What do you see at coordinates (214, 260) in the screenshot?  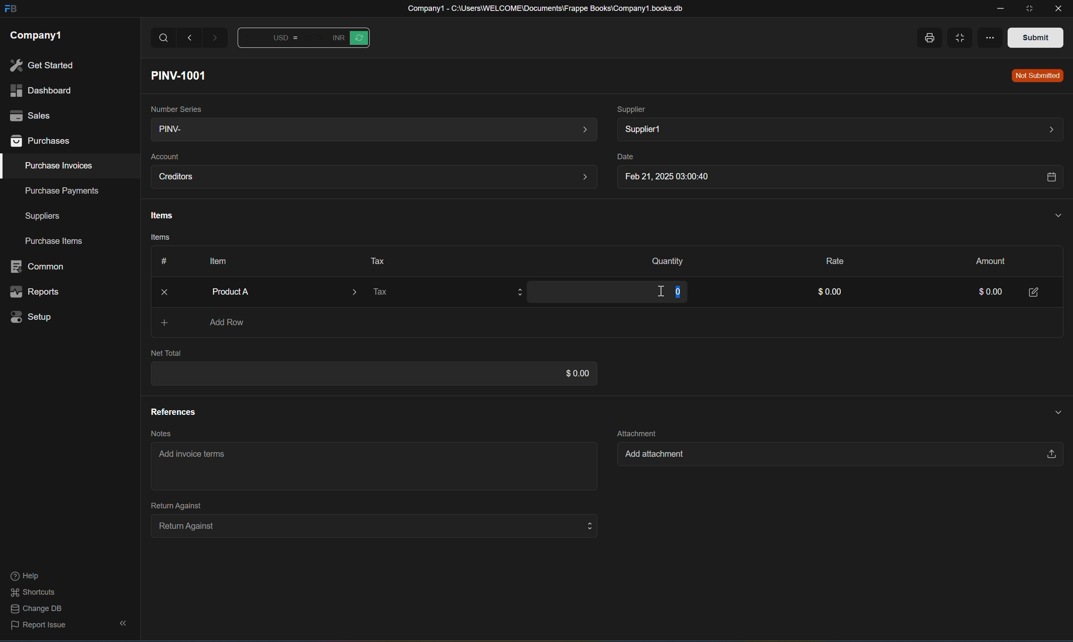 I see `Item` at bounding box center [214, 260].